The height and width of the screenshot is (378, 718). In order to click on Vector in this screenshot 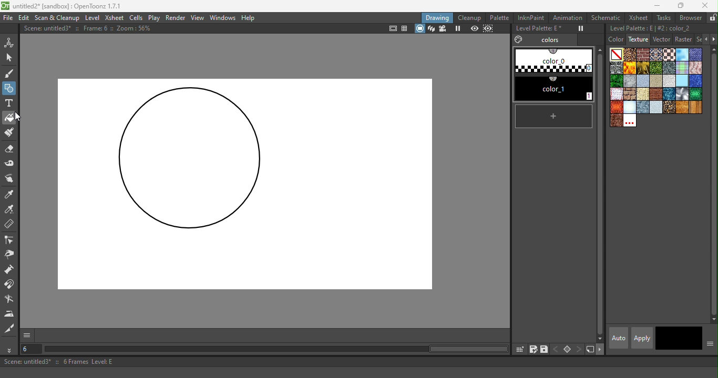, I will do `click(662, 39)`.